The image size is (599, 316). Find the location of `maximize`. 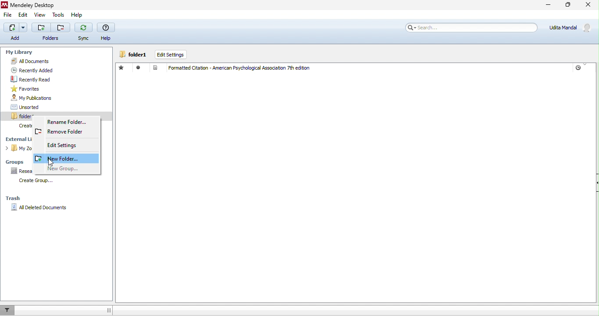

maximize is located at coordinates (568, 4).